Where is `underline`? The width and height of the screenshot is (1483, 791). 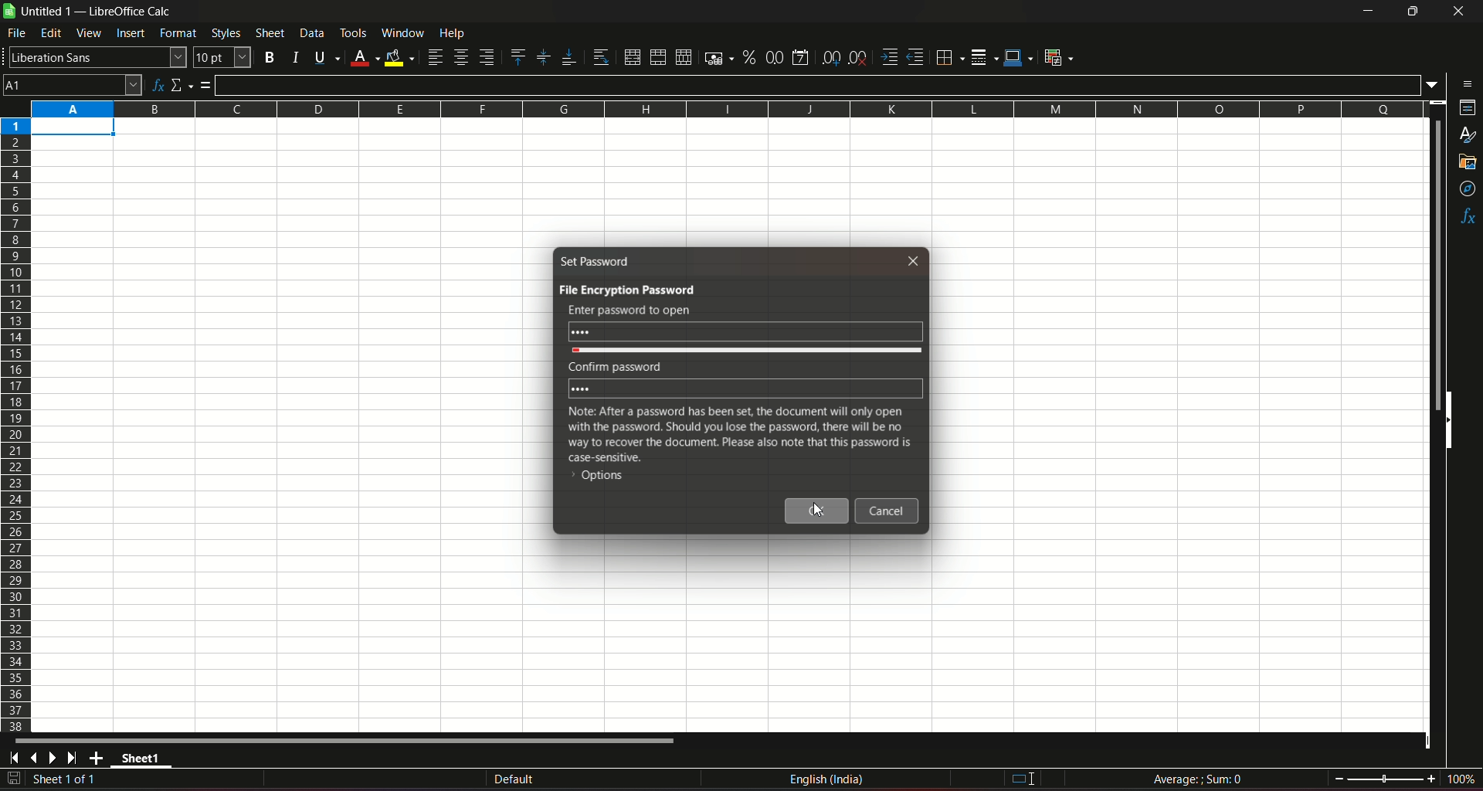 underline is located at coordinates (324, 56).